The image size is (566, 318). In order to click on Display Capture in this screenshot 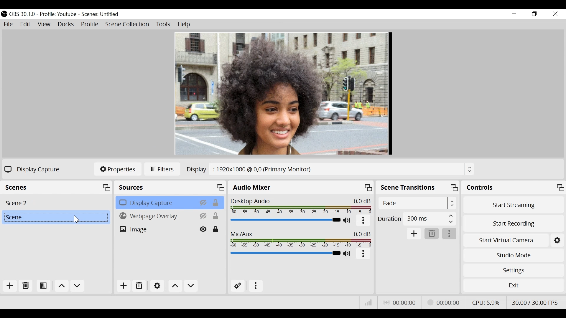, I will do `click(156, 202)`.